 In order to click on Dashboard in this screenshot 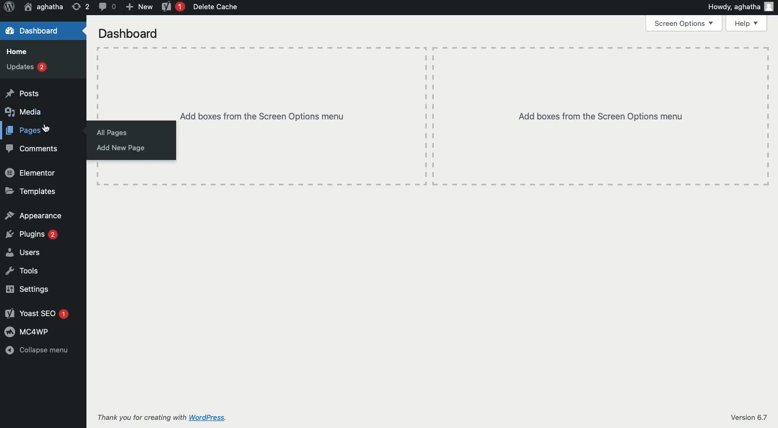, I will do `click(129, 34)`.